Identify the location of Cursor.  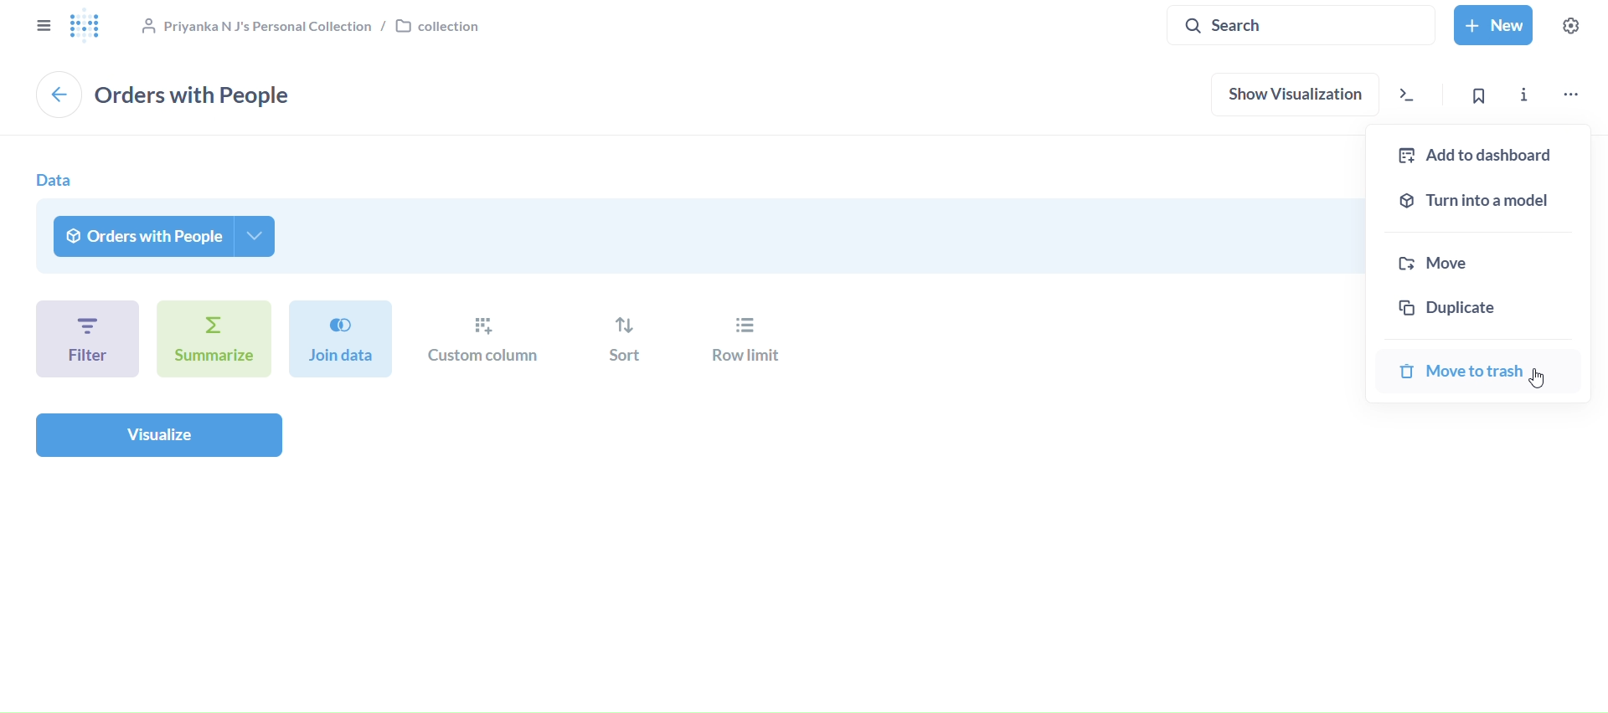
(1540, 378).